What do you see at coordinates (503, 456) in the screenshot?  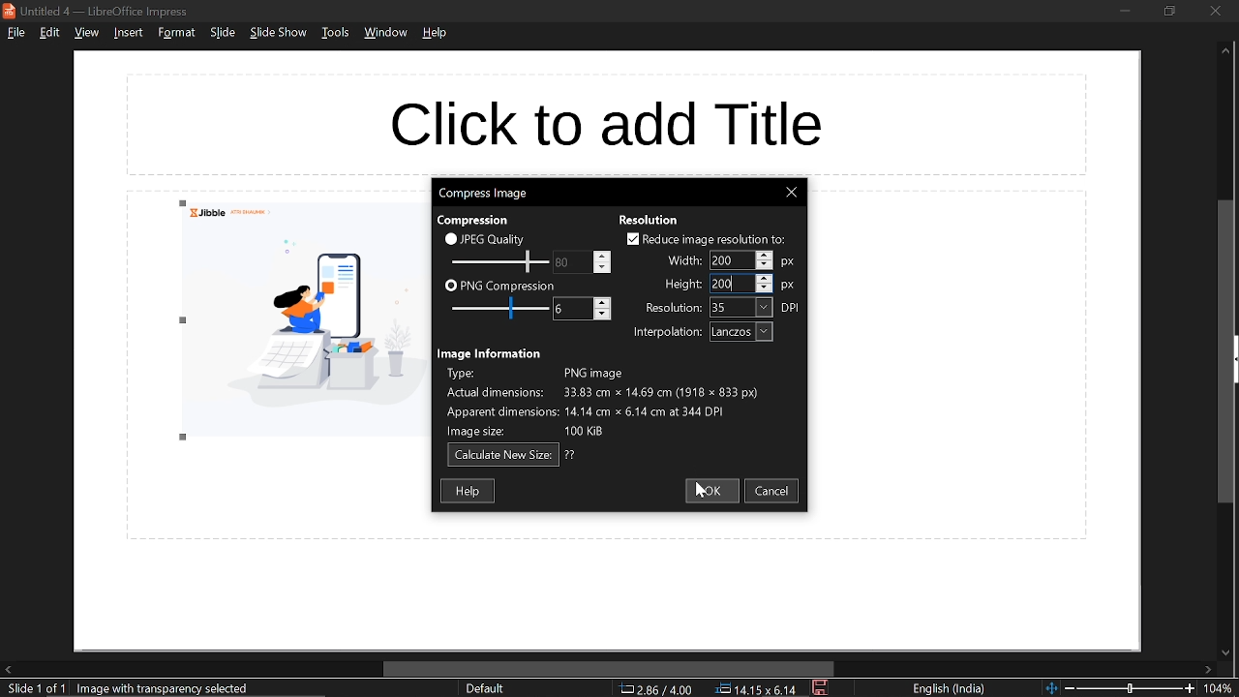 I see `calculate new size` at bounding box center [503, 456].